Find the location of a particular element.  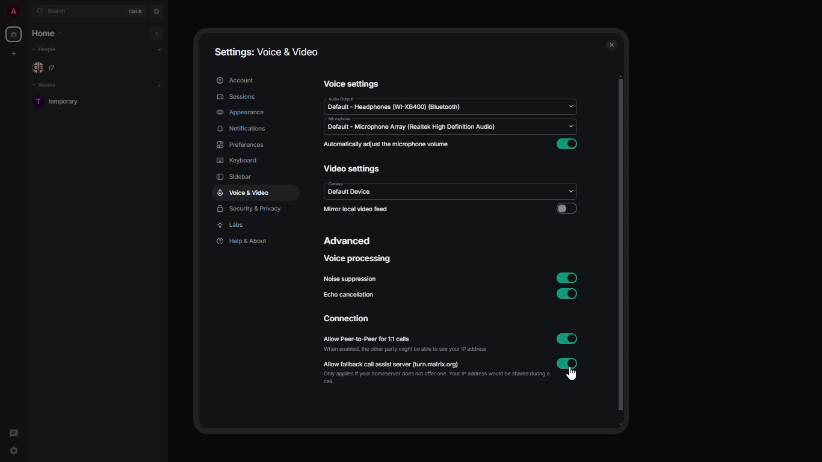

noise suppression is located at coordinates (350, 279).